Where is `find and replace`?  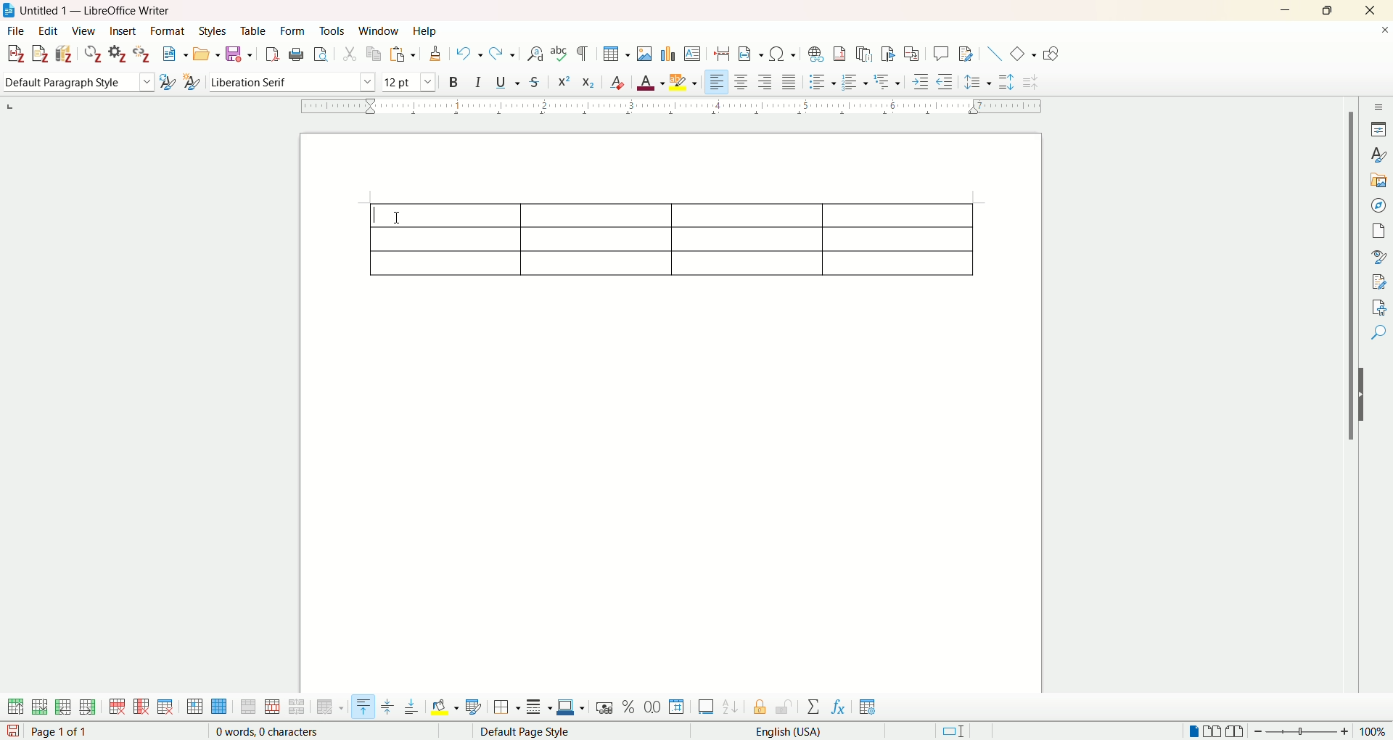 find and replace is located at coordinates (533, 54).